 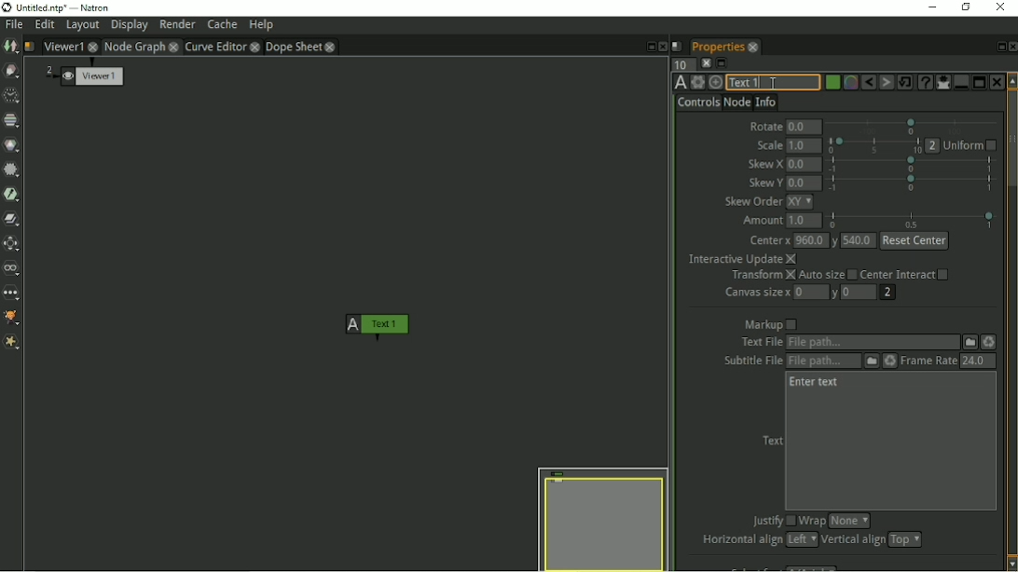 I want to click on Node, so click(x=736, y=102).